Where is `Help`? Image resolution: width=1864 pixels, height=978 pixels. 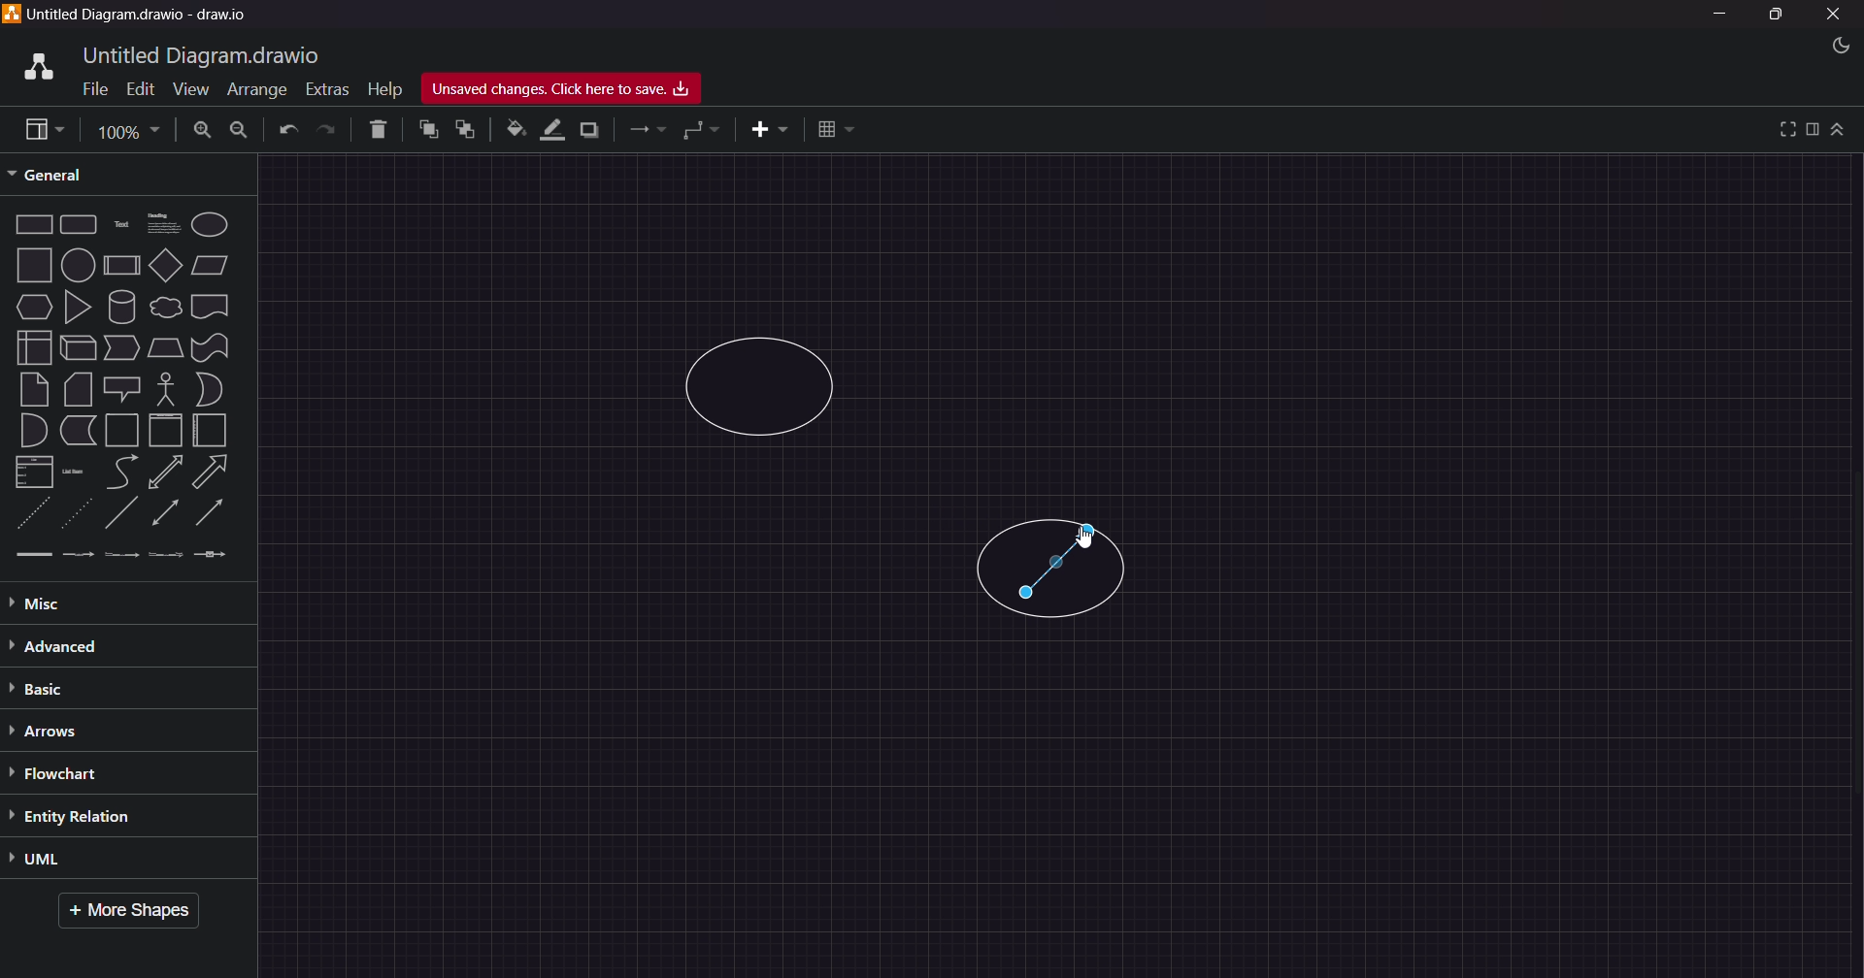 Help is located at coordinates (384, 85).